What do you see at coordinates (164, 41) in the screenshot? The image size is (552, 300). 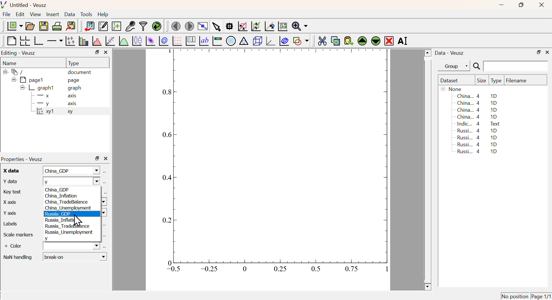 I see `Plot 2D set as contours` at bounding box center [164, 41].